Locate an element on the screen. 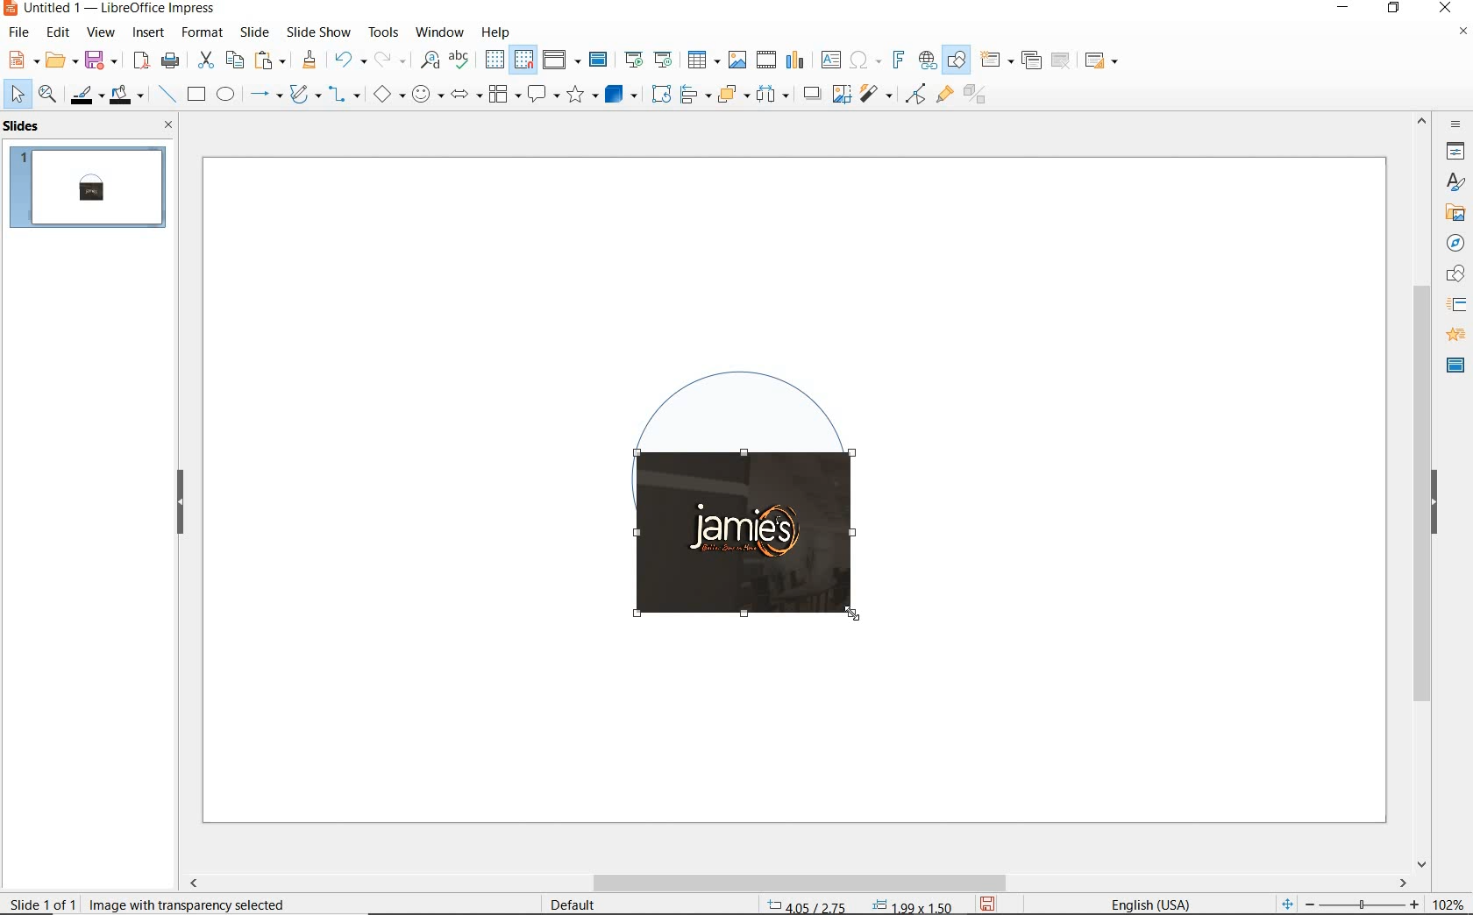  crop image is located at coordinates (841, 92).